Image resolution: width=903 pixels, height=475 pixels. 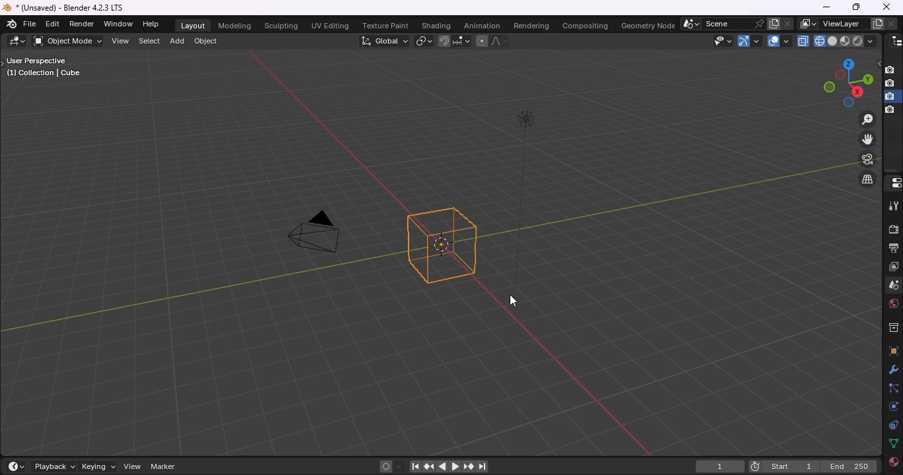 What do you see at coordinates (101, 467) in the screenshot?
I see `keying` at bounding box center [101, 467].